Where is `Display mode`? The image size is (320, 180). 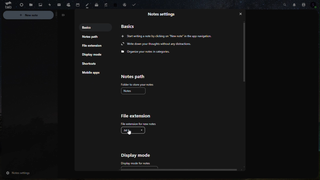 Display mode is located at coordinates (142, 155).